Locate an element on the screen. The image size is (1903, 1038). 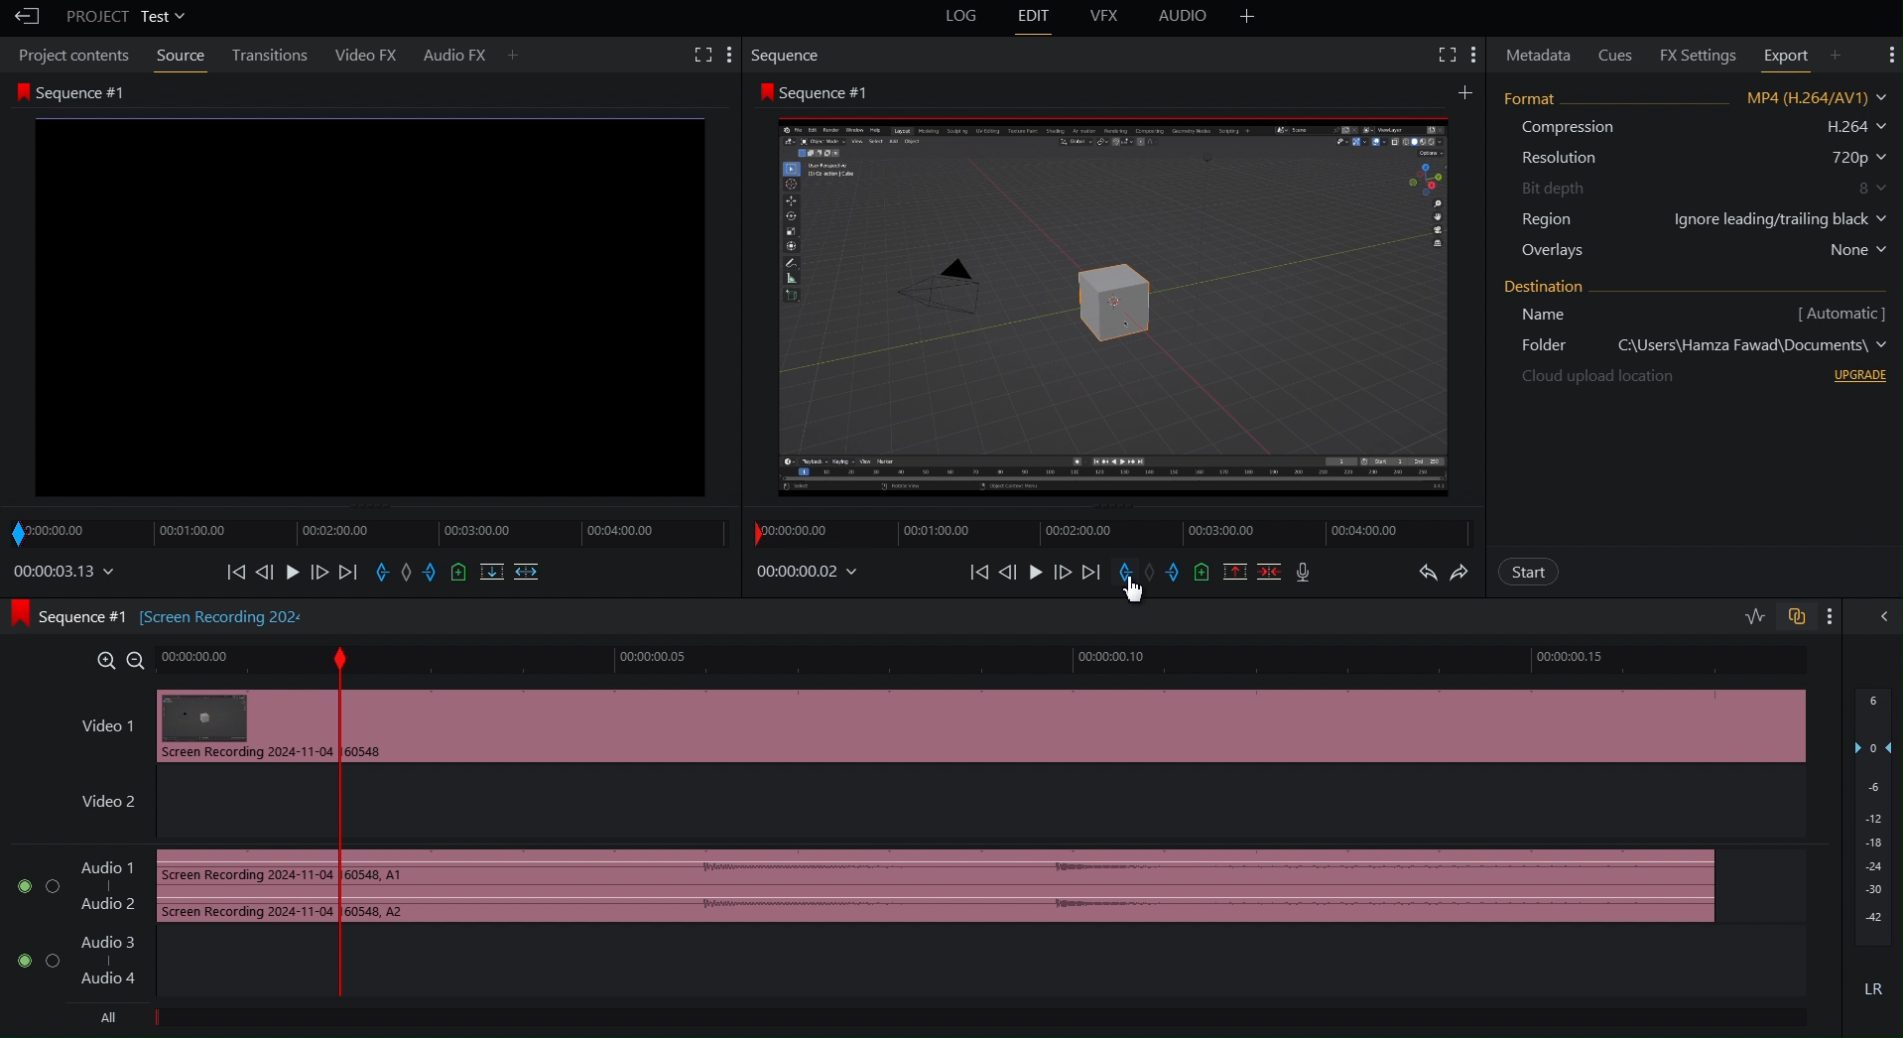
Audio clip is located at coordinates (236, 889).